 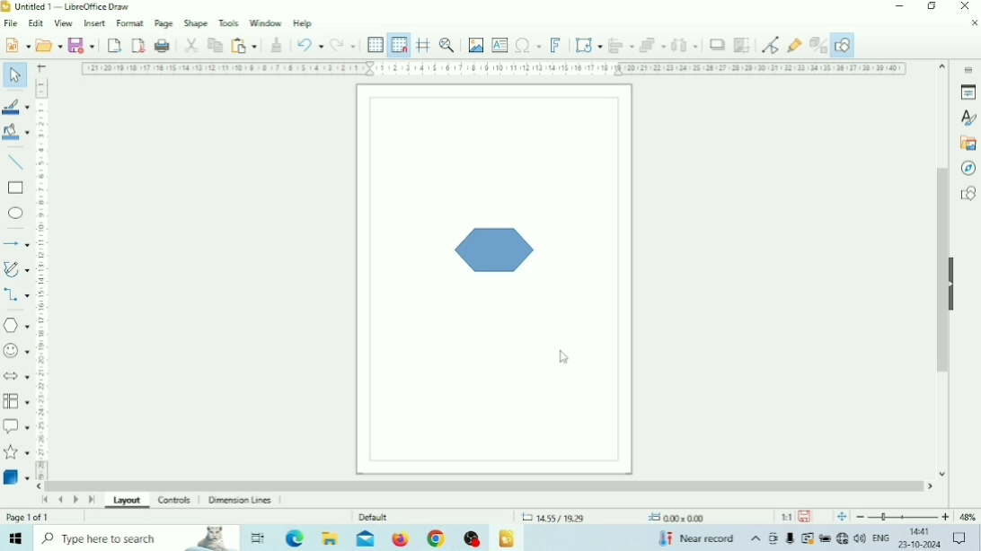 I want to click on Scroll to previous page, so click(x=60, y=500).